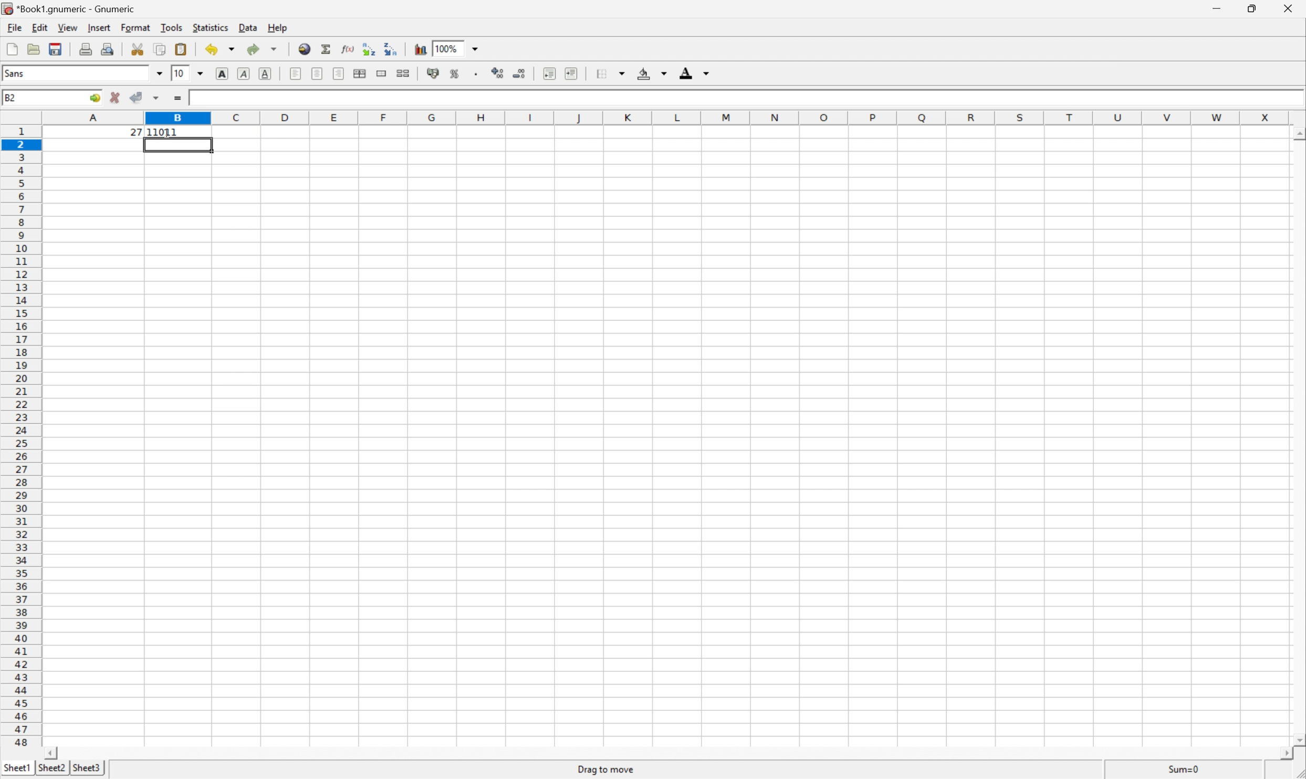 This screenshot has width=1306, height=779. What do you see at coordinates (38, 28) in the screenshot?
I see `Edit` at bounding box center [38, 28].